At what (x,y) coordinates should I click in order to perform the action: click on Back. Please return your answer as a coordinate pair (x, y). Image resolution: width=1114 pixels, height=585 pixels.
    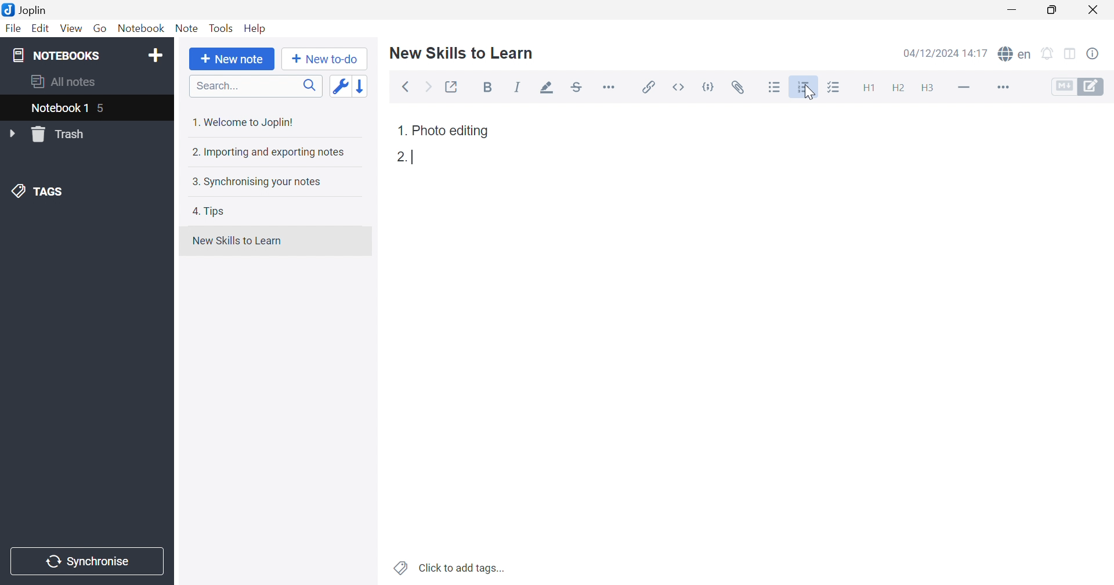
    Looking at the image, I should click on (406, 88).